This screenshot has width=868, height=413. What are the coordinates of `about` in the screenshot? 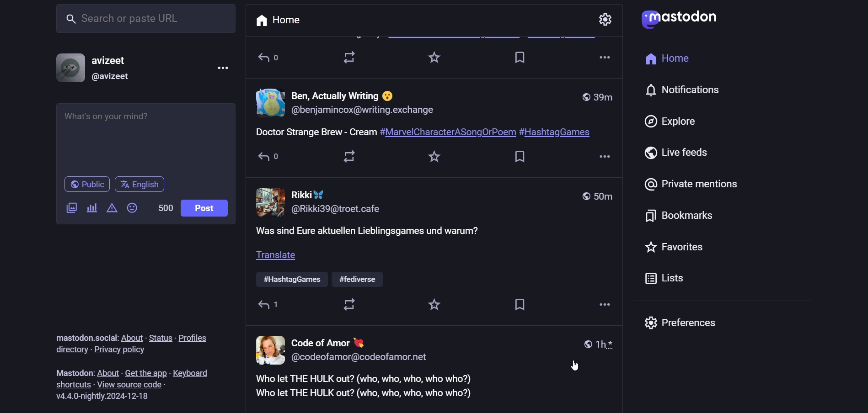 It's located at (130, 337).